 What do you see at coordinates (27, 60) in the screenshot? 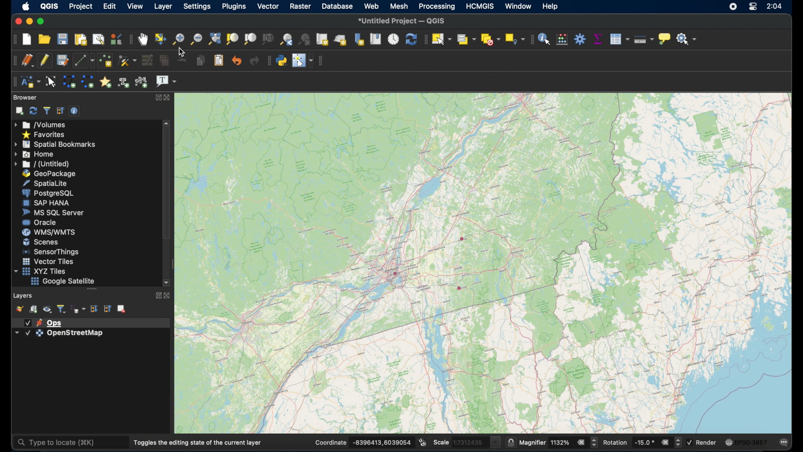
I see `current edits` at bounding box center [27, 60].